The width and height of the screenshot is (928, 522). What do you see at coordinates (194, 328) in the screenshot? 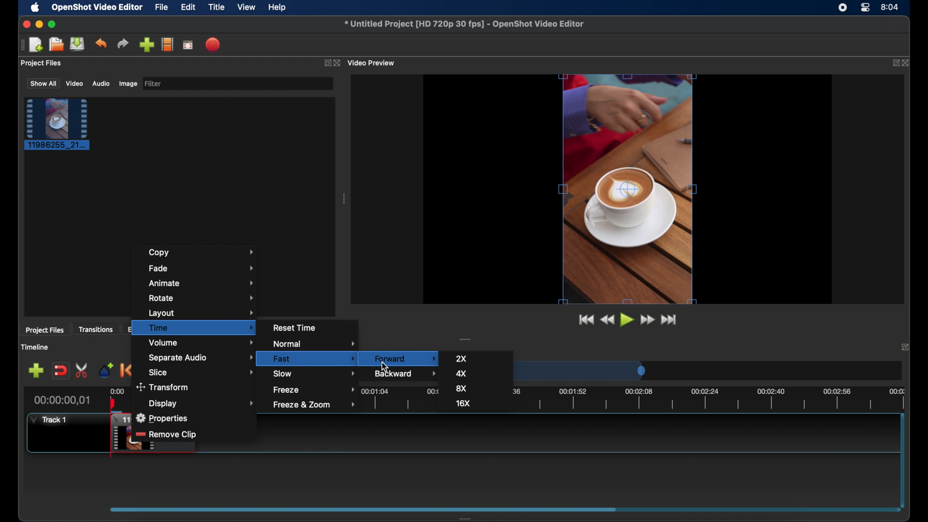
I see `time menu highlighted` at bounding box center [194, 328].